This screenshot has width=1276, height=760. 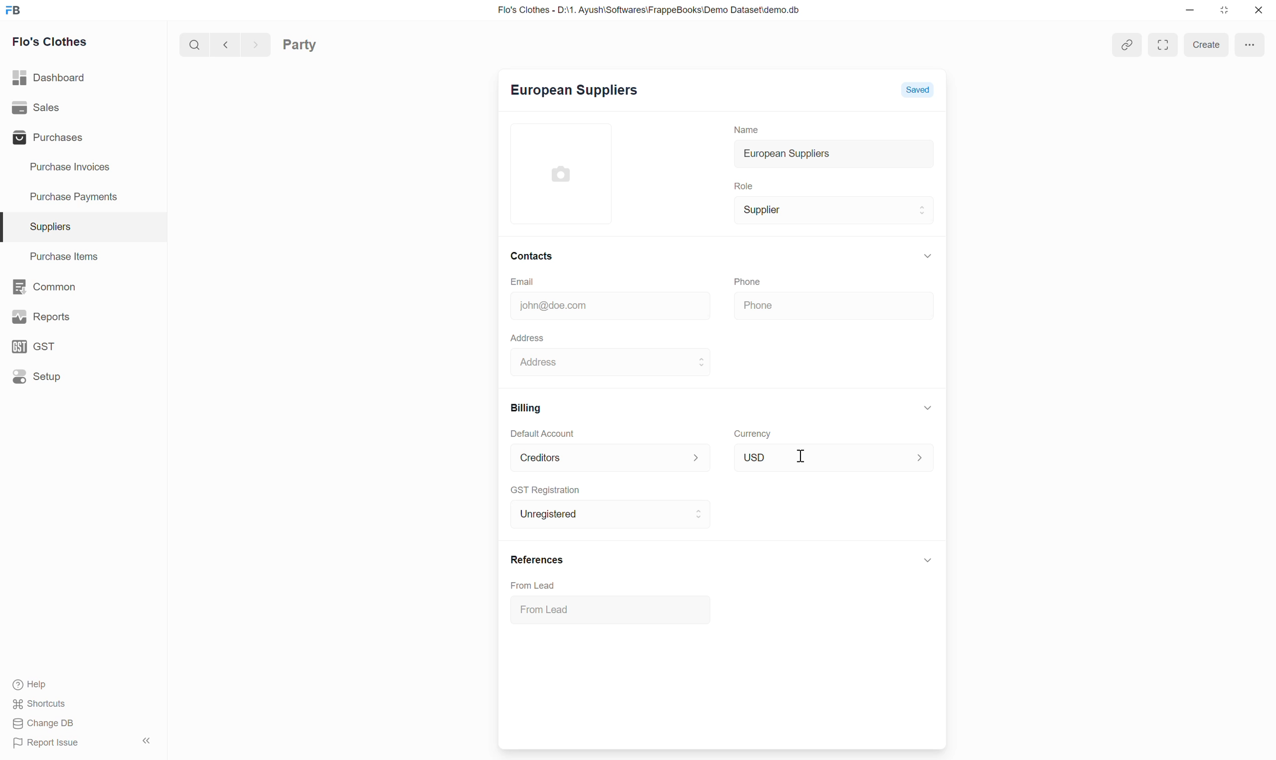 What do you see at coordinates (546, 513) in the screenshot?
I see `Unregistered` at bounding box center [546, 513].